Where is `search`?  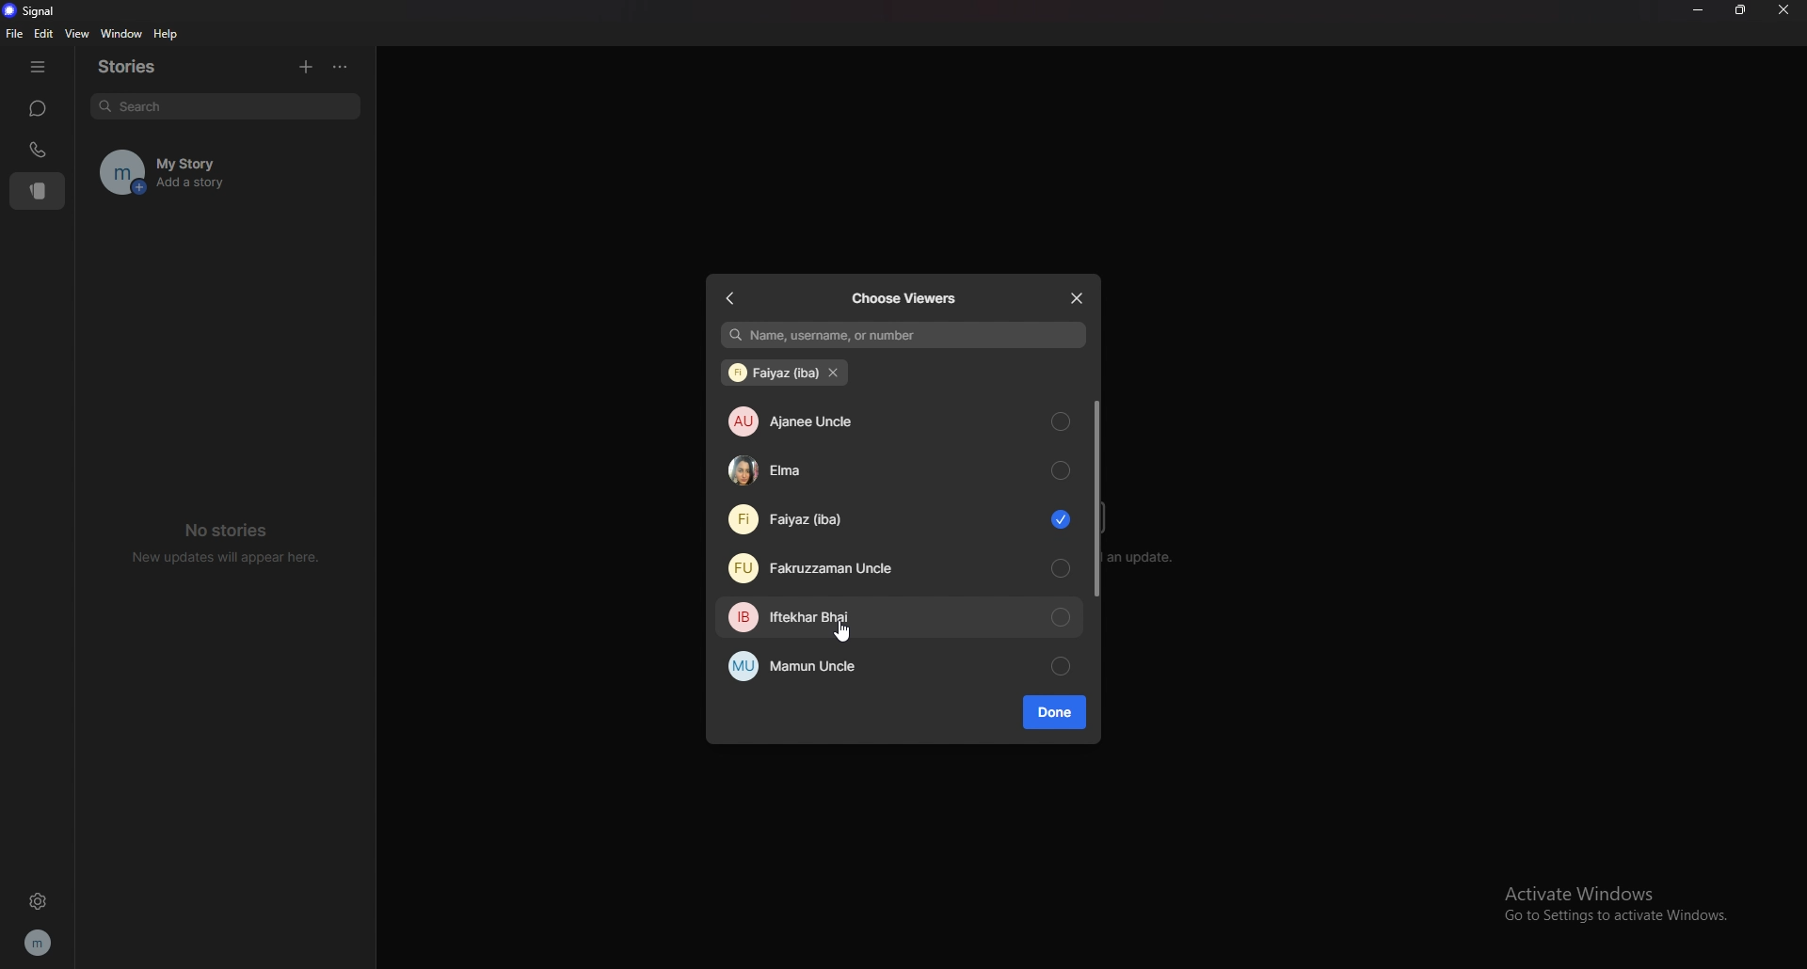
search is located at coordinates (231, 104).